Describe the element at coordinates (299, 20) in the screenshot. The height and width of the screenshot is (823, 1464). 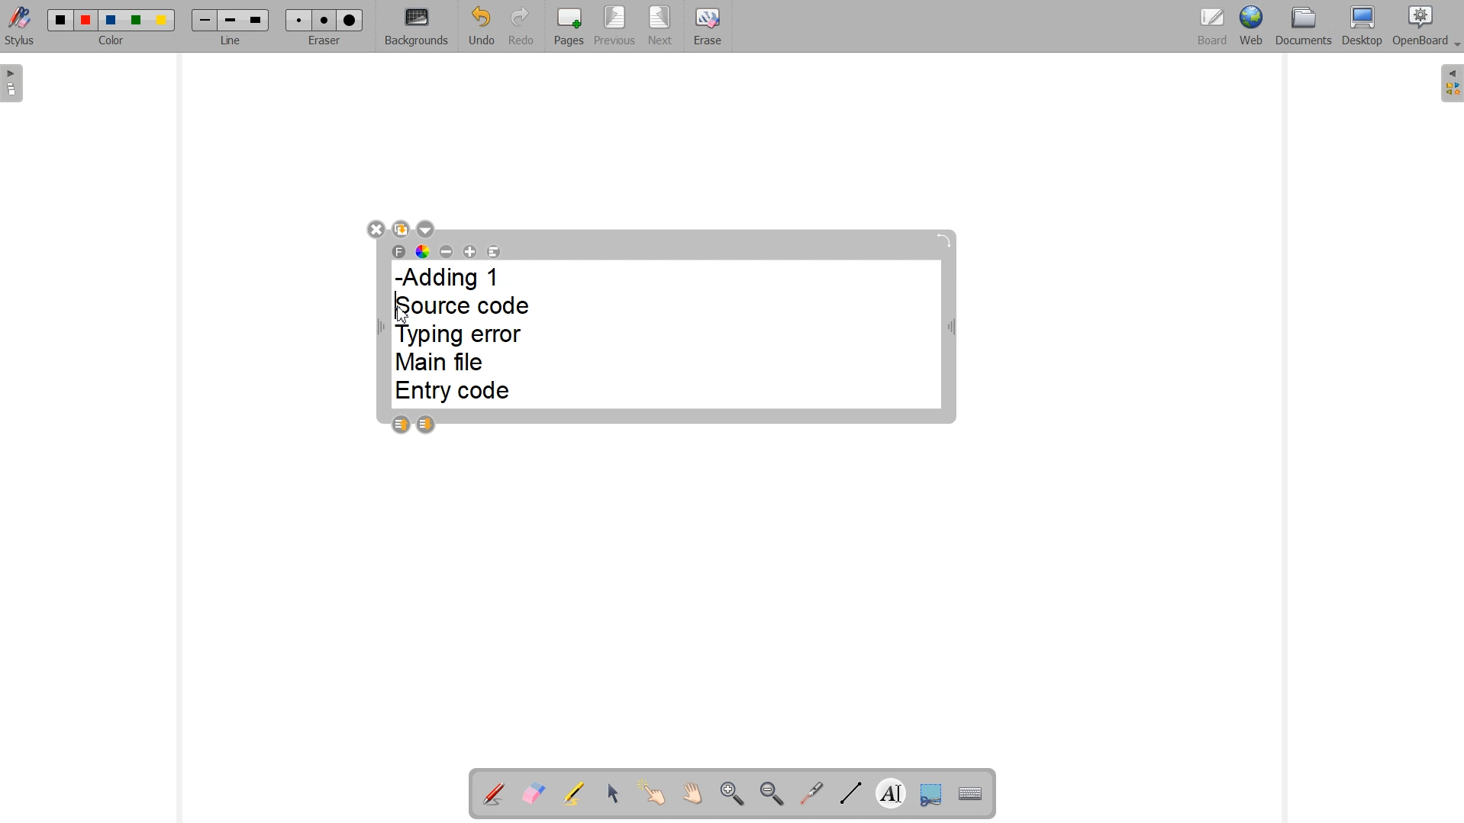
I see `Small eraser` at that location.